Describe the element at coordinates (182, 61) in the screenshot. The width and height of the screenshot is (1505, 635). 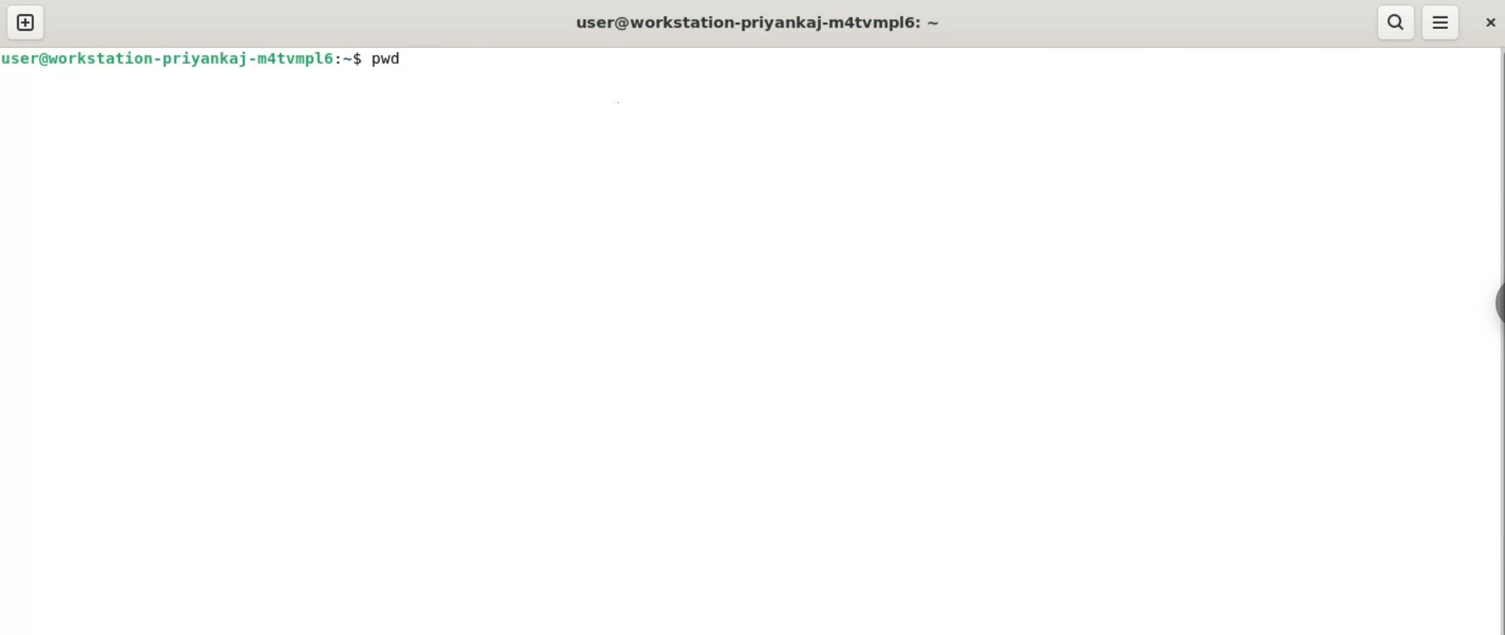
I see `user@workstaion-priyankaj-m4tvmpl6:~$` at that location.